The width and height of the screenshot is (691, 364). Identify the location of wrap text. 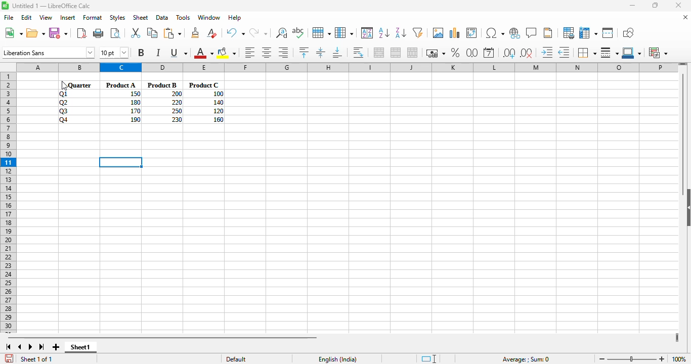
(359, 53).